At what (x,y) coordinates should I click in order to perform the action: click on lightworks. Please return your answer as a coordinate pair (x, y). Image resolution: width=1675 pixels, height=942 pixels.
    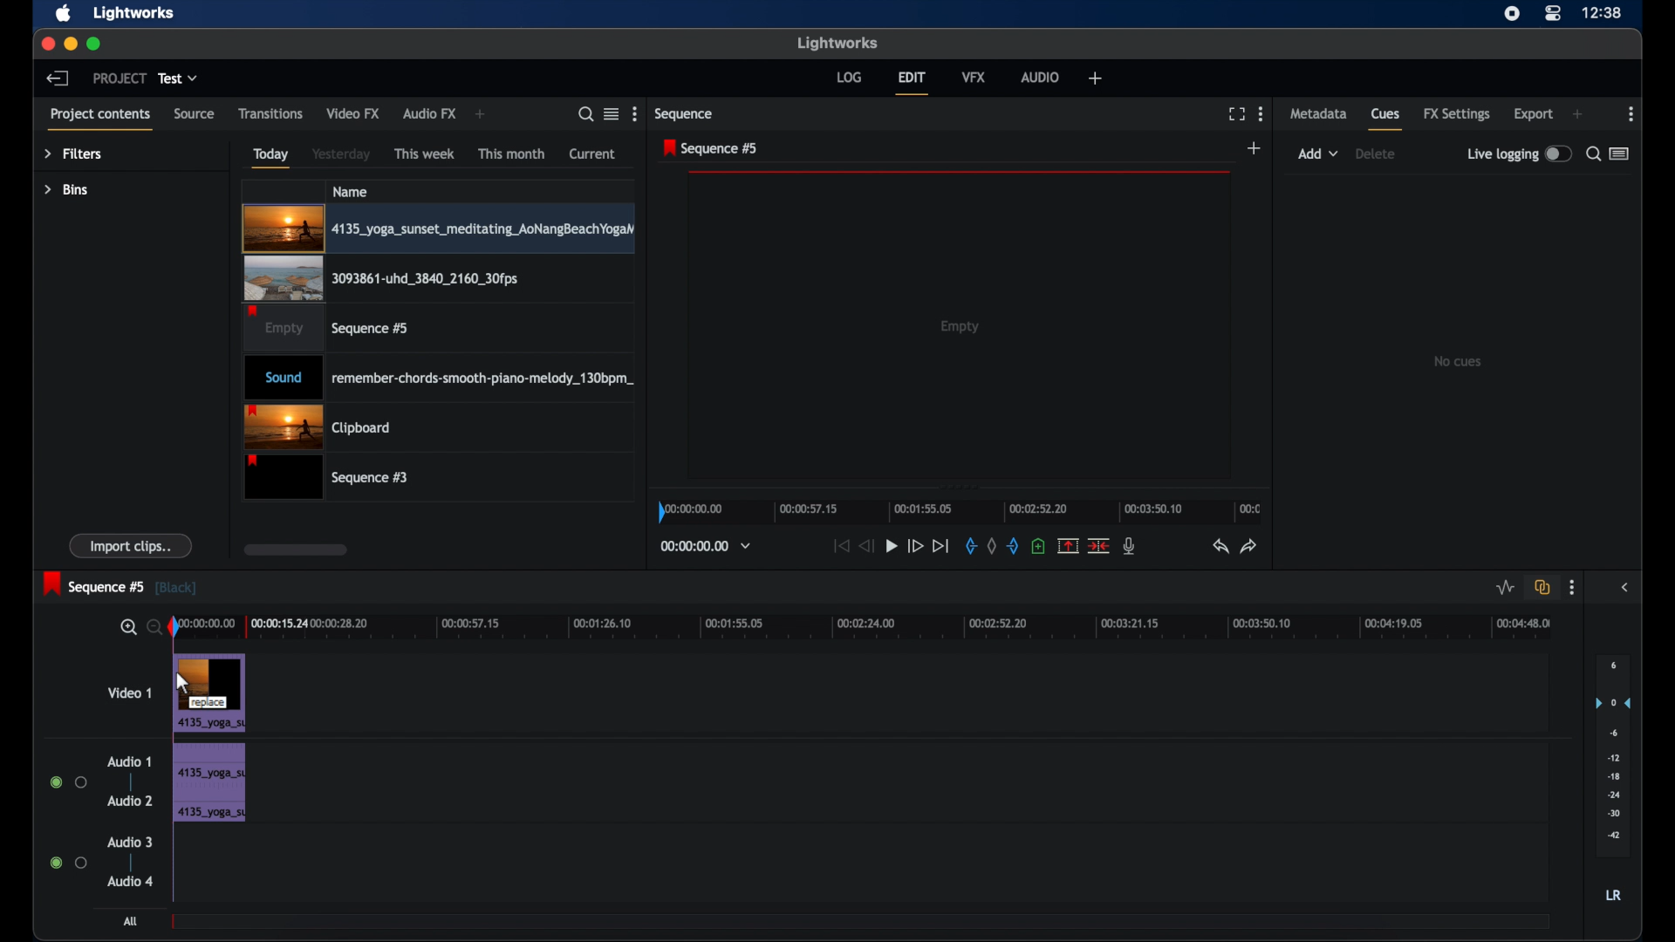
    Looking at the image, I should click on (837, 43).